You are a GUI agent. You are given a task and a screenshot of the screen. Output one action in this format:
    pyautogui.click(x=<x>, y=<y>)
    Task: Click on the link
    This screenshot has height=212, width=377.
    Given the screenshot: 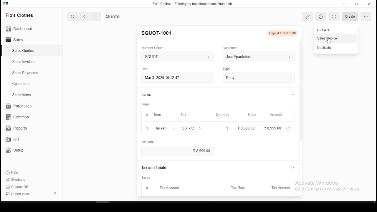 What is the action you would take?
    pyautogui.click(x=308, y=17)
    